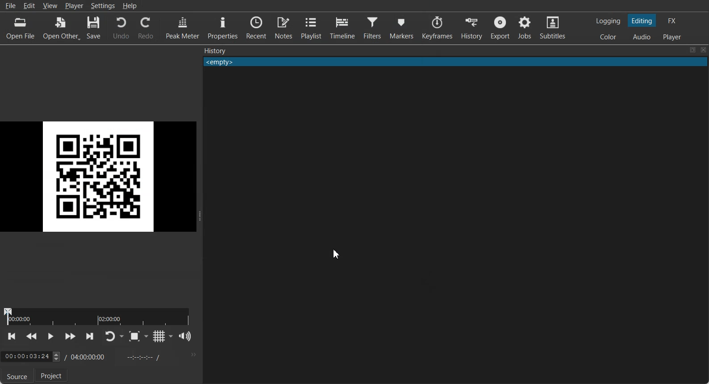  What do you see at coordinates (641, 21) in the screenshot?
I see `Switching to Editing Layout` at bounding box center [641, 21].